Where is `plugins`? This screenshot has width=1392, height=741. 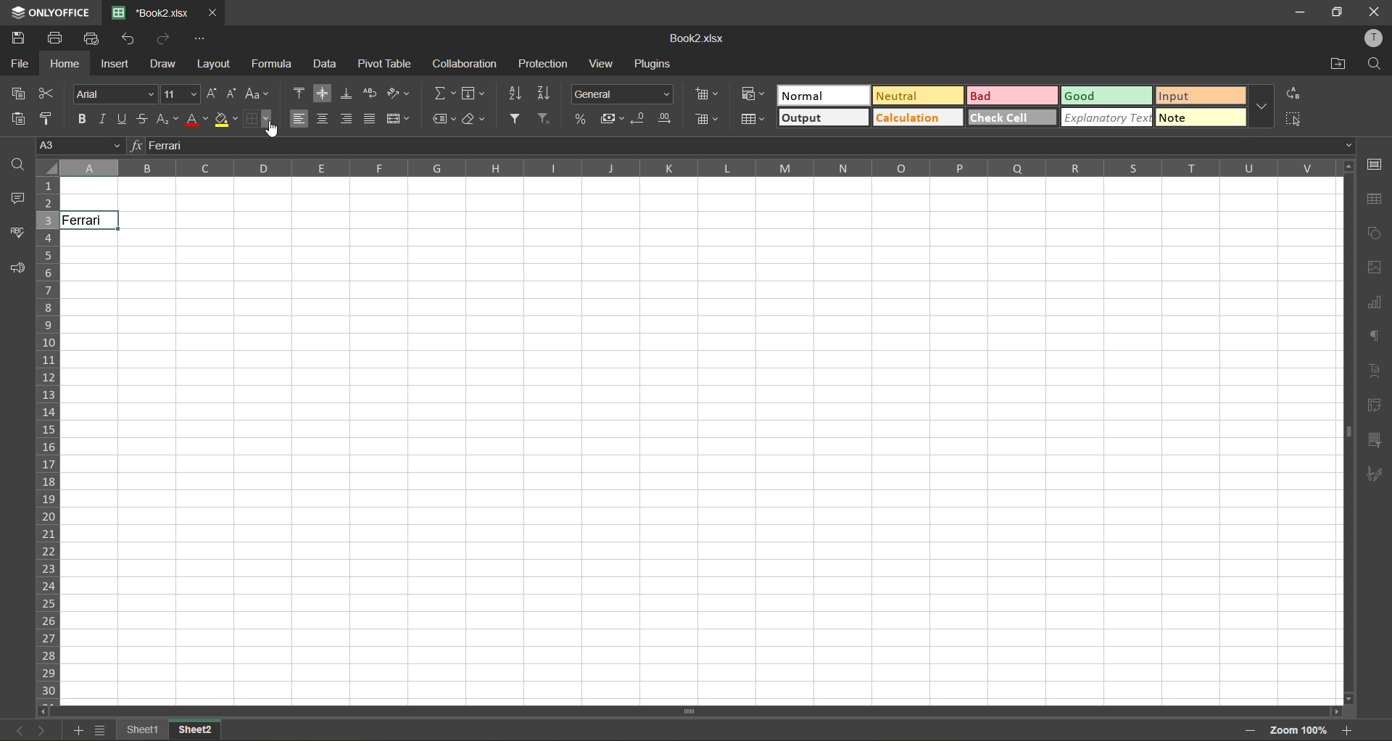 plugins is located at coordinates (650, 66).